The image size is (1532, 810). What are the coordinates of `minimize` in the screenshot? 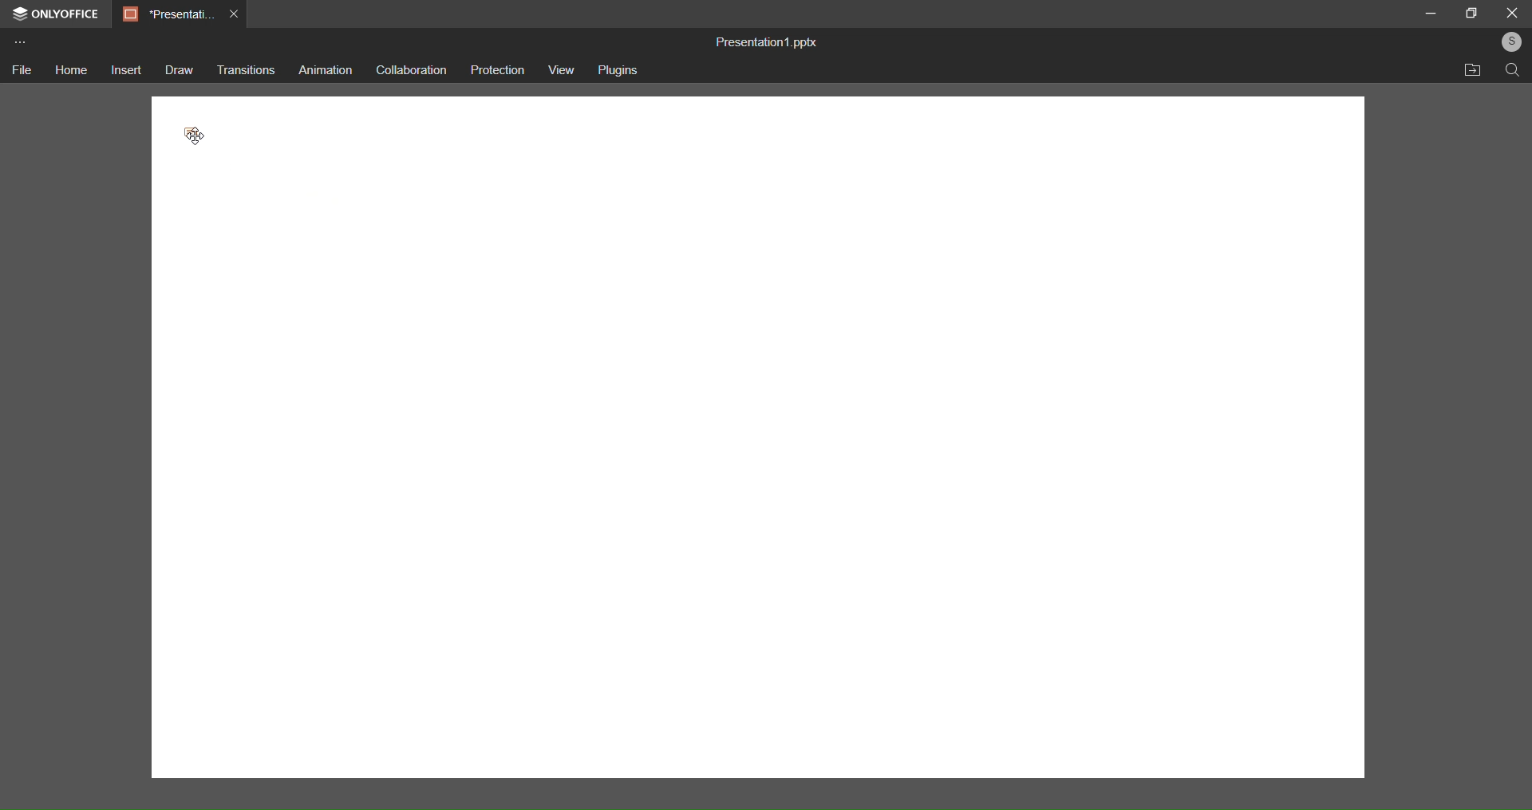 It's located at (1431, 13).